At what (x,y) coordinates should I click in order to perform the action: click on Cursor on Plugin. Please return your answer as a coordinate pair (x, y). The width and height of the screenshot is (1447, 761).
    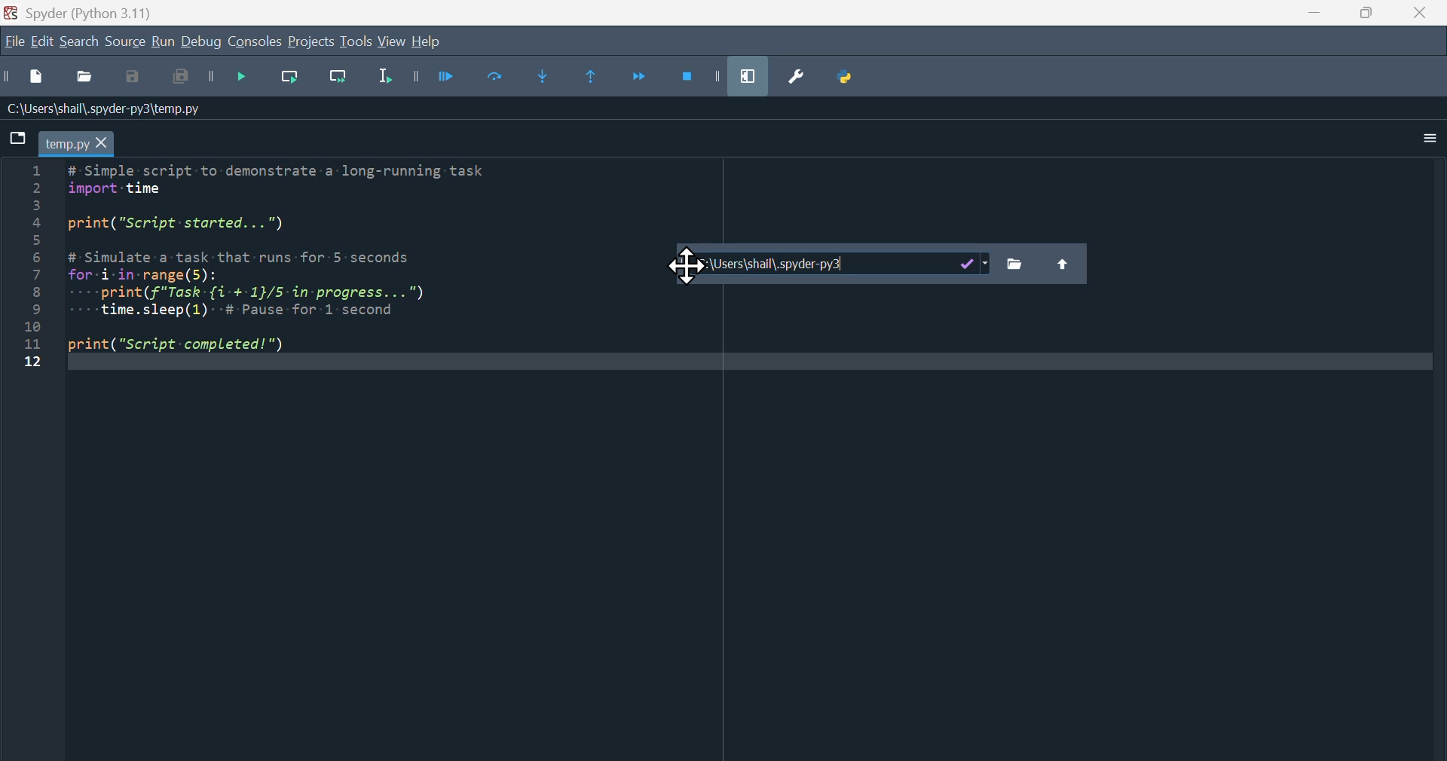
    Looking at the image, I should click on (686, 261).